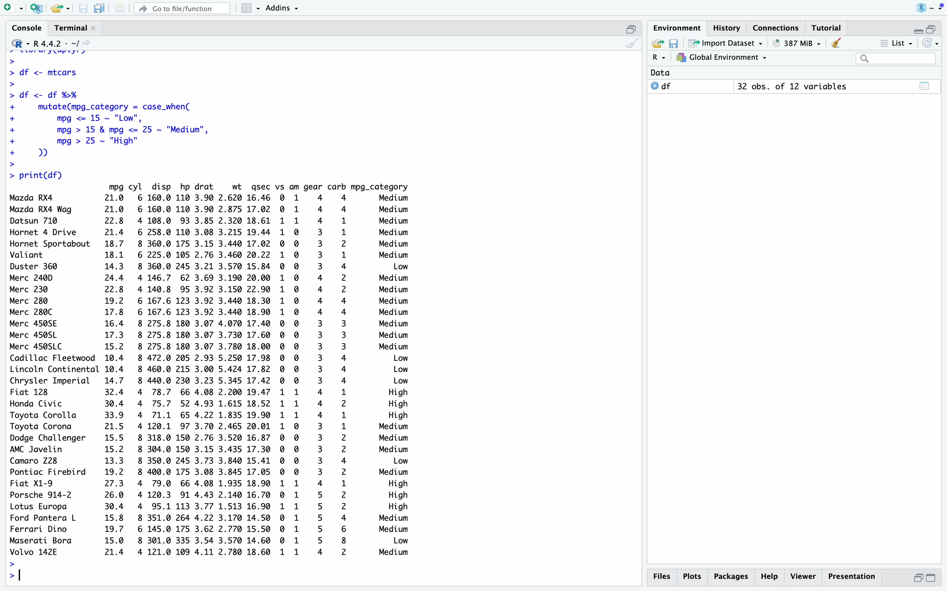 The height and width of the screenshot is (591, 947). Describe the element at coordinates (213, 370) in the screenshot. I see `mpg cyl disp hp drat wt gsec vs am gear carb mpg_category
Mazda RX4 21.0 6 160.0 110 3.90 2.620 16.46 0 1 4 4 Medium
Mazda RX4 Wag 21.0 6 160.0 110 3.90 2.875 17.02 © 1 4 4 Medium
Datsun 710 22.8 4108.0 93 3.852.320 18.61 1 1 4 1 Medium
Hornet 4 Drive 21.4 6 258.0 110 3.08 3.215 19.44 1 0 3 1 Medium
Hornet Sportabout 18.7 8 360.0 175 3.15 3.440 17.02 0 © 3 2 Medium
Valiant 18.1 6 225.0 105 2.76 3.460 20.22 1 © 3 1 Medium
Duster 360 14.3 8 360.0 245 3.21 3.570 15.84 © © 3 4 Low
Merc 24@D 24.4 4 146.7 62 3.69 3.190 20.00 1 ©O 4 2 Medium
Merc 230 22.8 4140.8 95 3.92 3.150 22.90 1 © 4 2 Medium
Merc 280 19.2 6 167.6 123 3.92 3.440 18.30 1 © 4 4 Medium
Merc 280C 17.8 6 167.6 123 3.92 3.440 18.90 1 © 4 4 Medium
Merc 450SE 16.4 8 275.8 180 3.07 4.070 17.40 © 0 3 3 Medium
Merc 450SL 17.3 8 275.8 180 3.07 3.730 17.60 © 0 3 3 Medium
Merc 450SLC 15.2 8 275.8 180 3.07 3.780 18.00 © © 3 3 Medium
Cadillac Fleetwood 10.4 8 472.0 205 2.93 5.250 17.98 © 0 3 4 Low
Lincoln Continental 10.4 8 460.0 215 3.00 5.424 17.82 0 0 3 4 Low
Chrysler Imperial 14.7 8 440.0 230 3.23 5.345 17.42 0 © 3 4 Low
Fiat 128 32.4 4 78.7 66 4.08 2.200 19.47 1 1 4 1 High
Honda Civic 30.4 4 75.7 524.93 1.61518.52 1 1 4 2 High
Toyota Corolla 33.9 4 71.1 654.221.83519.90 1 1 4 1 High
Toyota Corona 21.5 4120.1 97 3.70 2.465 20.01 1 © 3 1 Medium
Dodge Challenger 15.5 8 318.0 150 2.76 3.520 16.87 © © 3 2 Medium
AMC Javelin 15.2 8 304.0 150 3.15 3.435 17.30 © © 3 2 Medium
Camaro 728 13.3 8 350.0 245 3.73 3.840 15.41 © © 3 4 Low
Pontiac Firebird 19.2 8 400.0 175 3.08 3.845 17.05 © 0 3 2 Medium
Fiat X1-9 27.3 4 79.0 66 4.08 1.935 18.90 1 1 4 1 High
Porsche 914-2 26.0 4 120.3 91 4.43 2.140 16.70 0 1 5 2 High
Lotus Europa 30.4 4 95.1 1133.77 1.513 16.90 1 1 5 2 High
Ford Pantera L 15.8 8 351.0 264 4.22 3.170 14.50 0 1 5 4 Medium
Ferrari Dino 19.7 6 145.0 175 3.62 2.770 15.50 © 1 5 6 Medium
Maserati Bora 15.0 8 301.0 335 3.54 3.570 14.60 0 1 5 8 Low
Volvo 142E 21.4 4121.0 109 4.11 2.780 18.60 1 1 4 2 Medium` at that location.